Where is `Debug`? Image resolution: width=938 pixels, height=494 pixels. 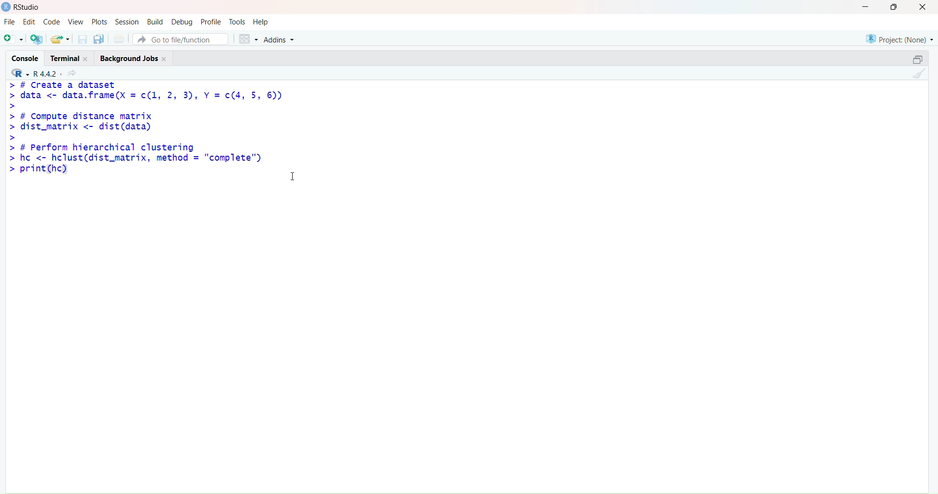 Debug is located at coordinates (181, 21).